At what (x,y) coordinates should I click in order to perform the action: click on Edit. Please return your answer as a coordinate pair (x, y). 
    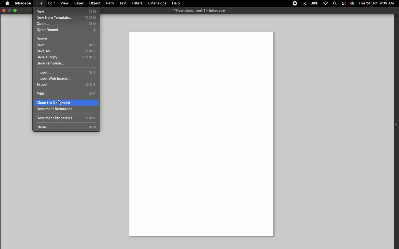
    Looking at the image, I should click on (51, 3).